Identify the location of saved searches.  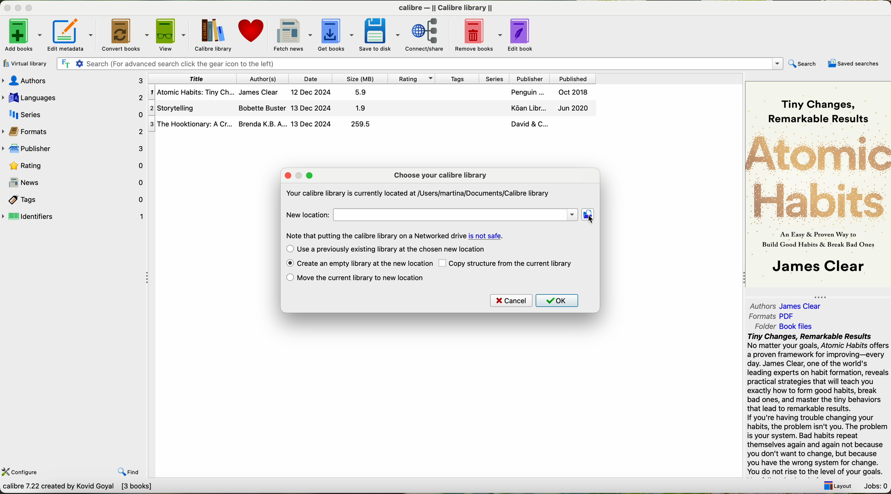
(855, 64).